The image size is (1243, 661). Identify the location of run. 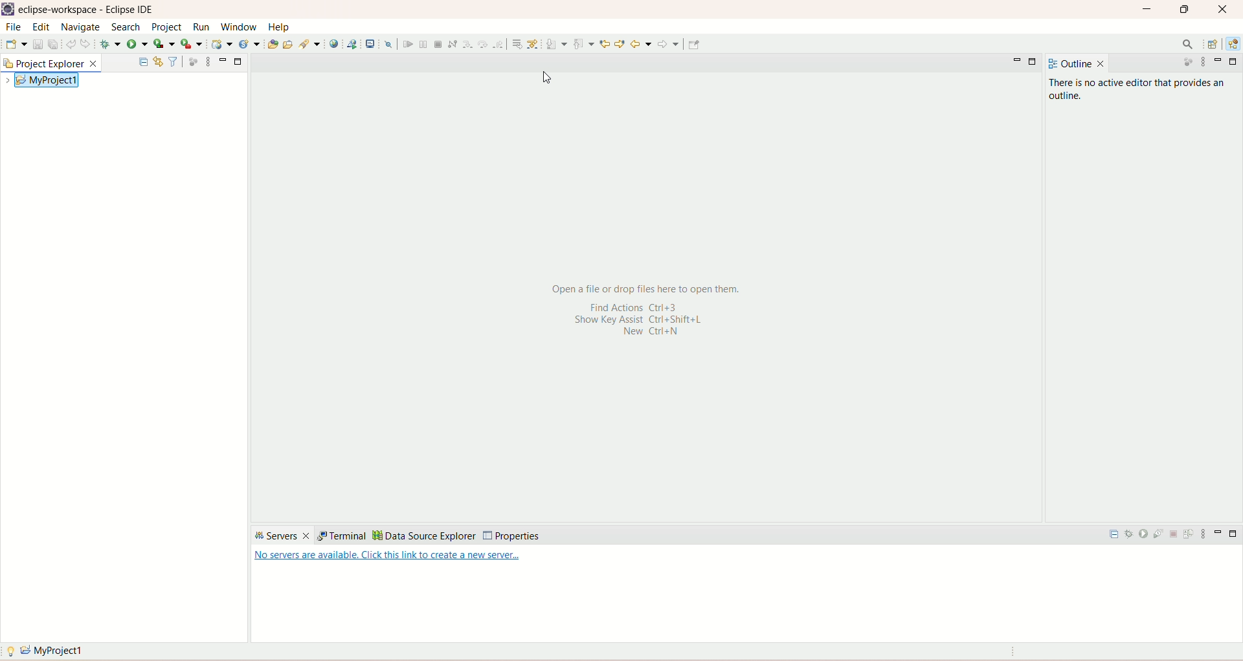
(202, 28).